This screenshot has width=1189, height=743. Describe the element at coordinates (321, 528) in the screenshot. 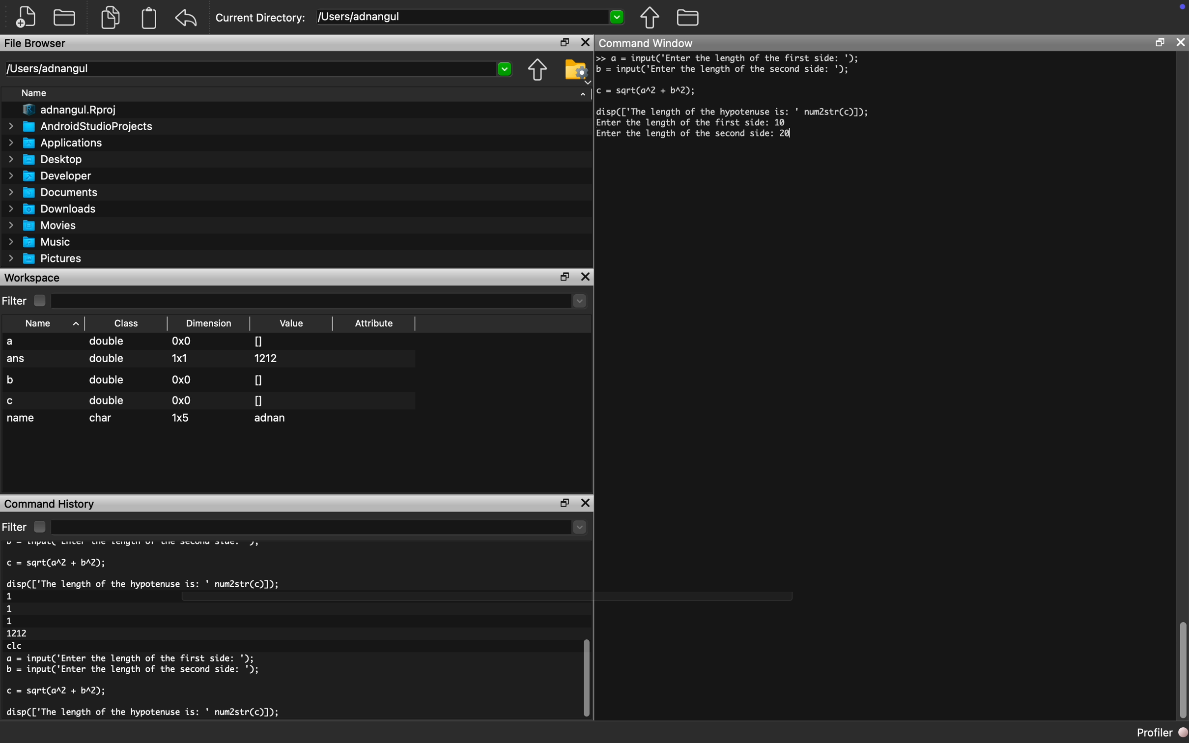

I see `dropdown` at that location.